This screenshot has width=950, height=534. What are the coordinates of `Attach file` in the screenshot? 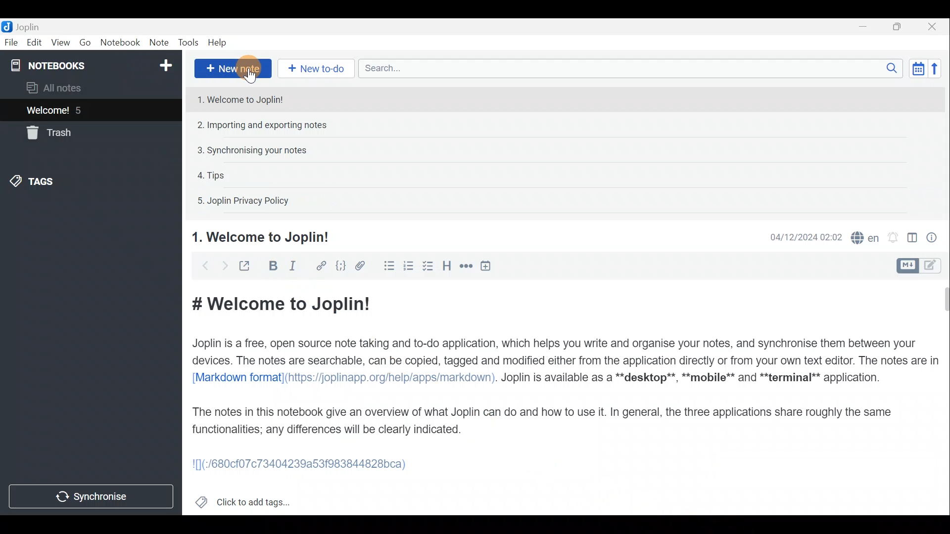 It's located at (365, 266).